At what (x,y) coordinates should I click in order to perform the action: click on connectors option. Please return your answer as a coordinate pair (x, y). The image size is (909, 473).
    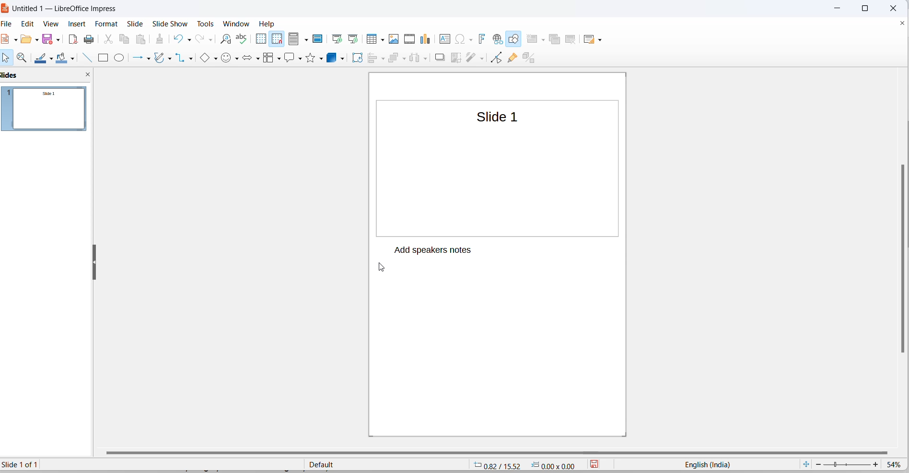
    Looking at the image, I should click on (192, 59).